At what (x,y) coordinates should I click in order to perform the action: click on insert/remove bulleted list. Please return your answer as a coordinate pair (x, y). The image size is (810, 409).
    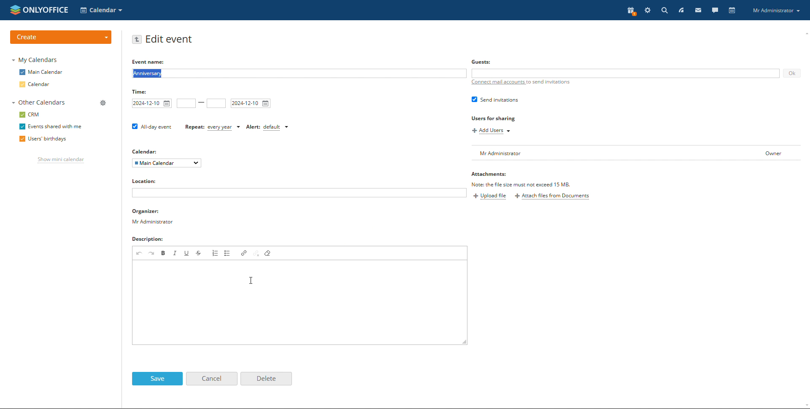
    Looking at the image, I should click on (228, 253).